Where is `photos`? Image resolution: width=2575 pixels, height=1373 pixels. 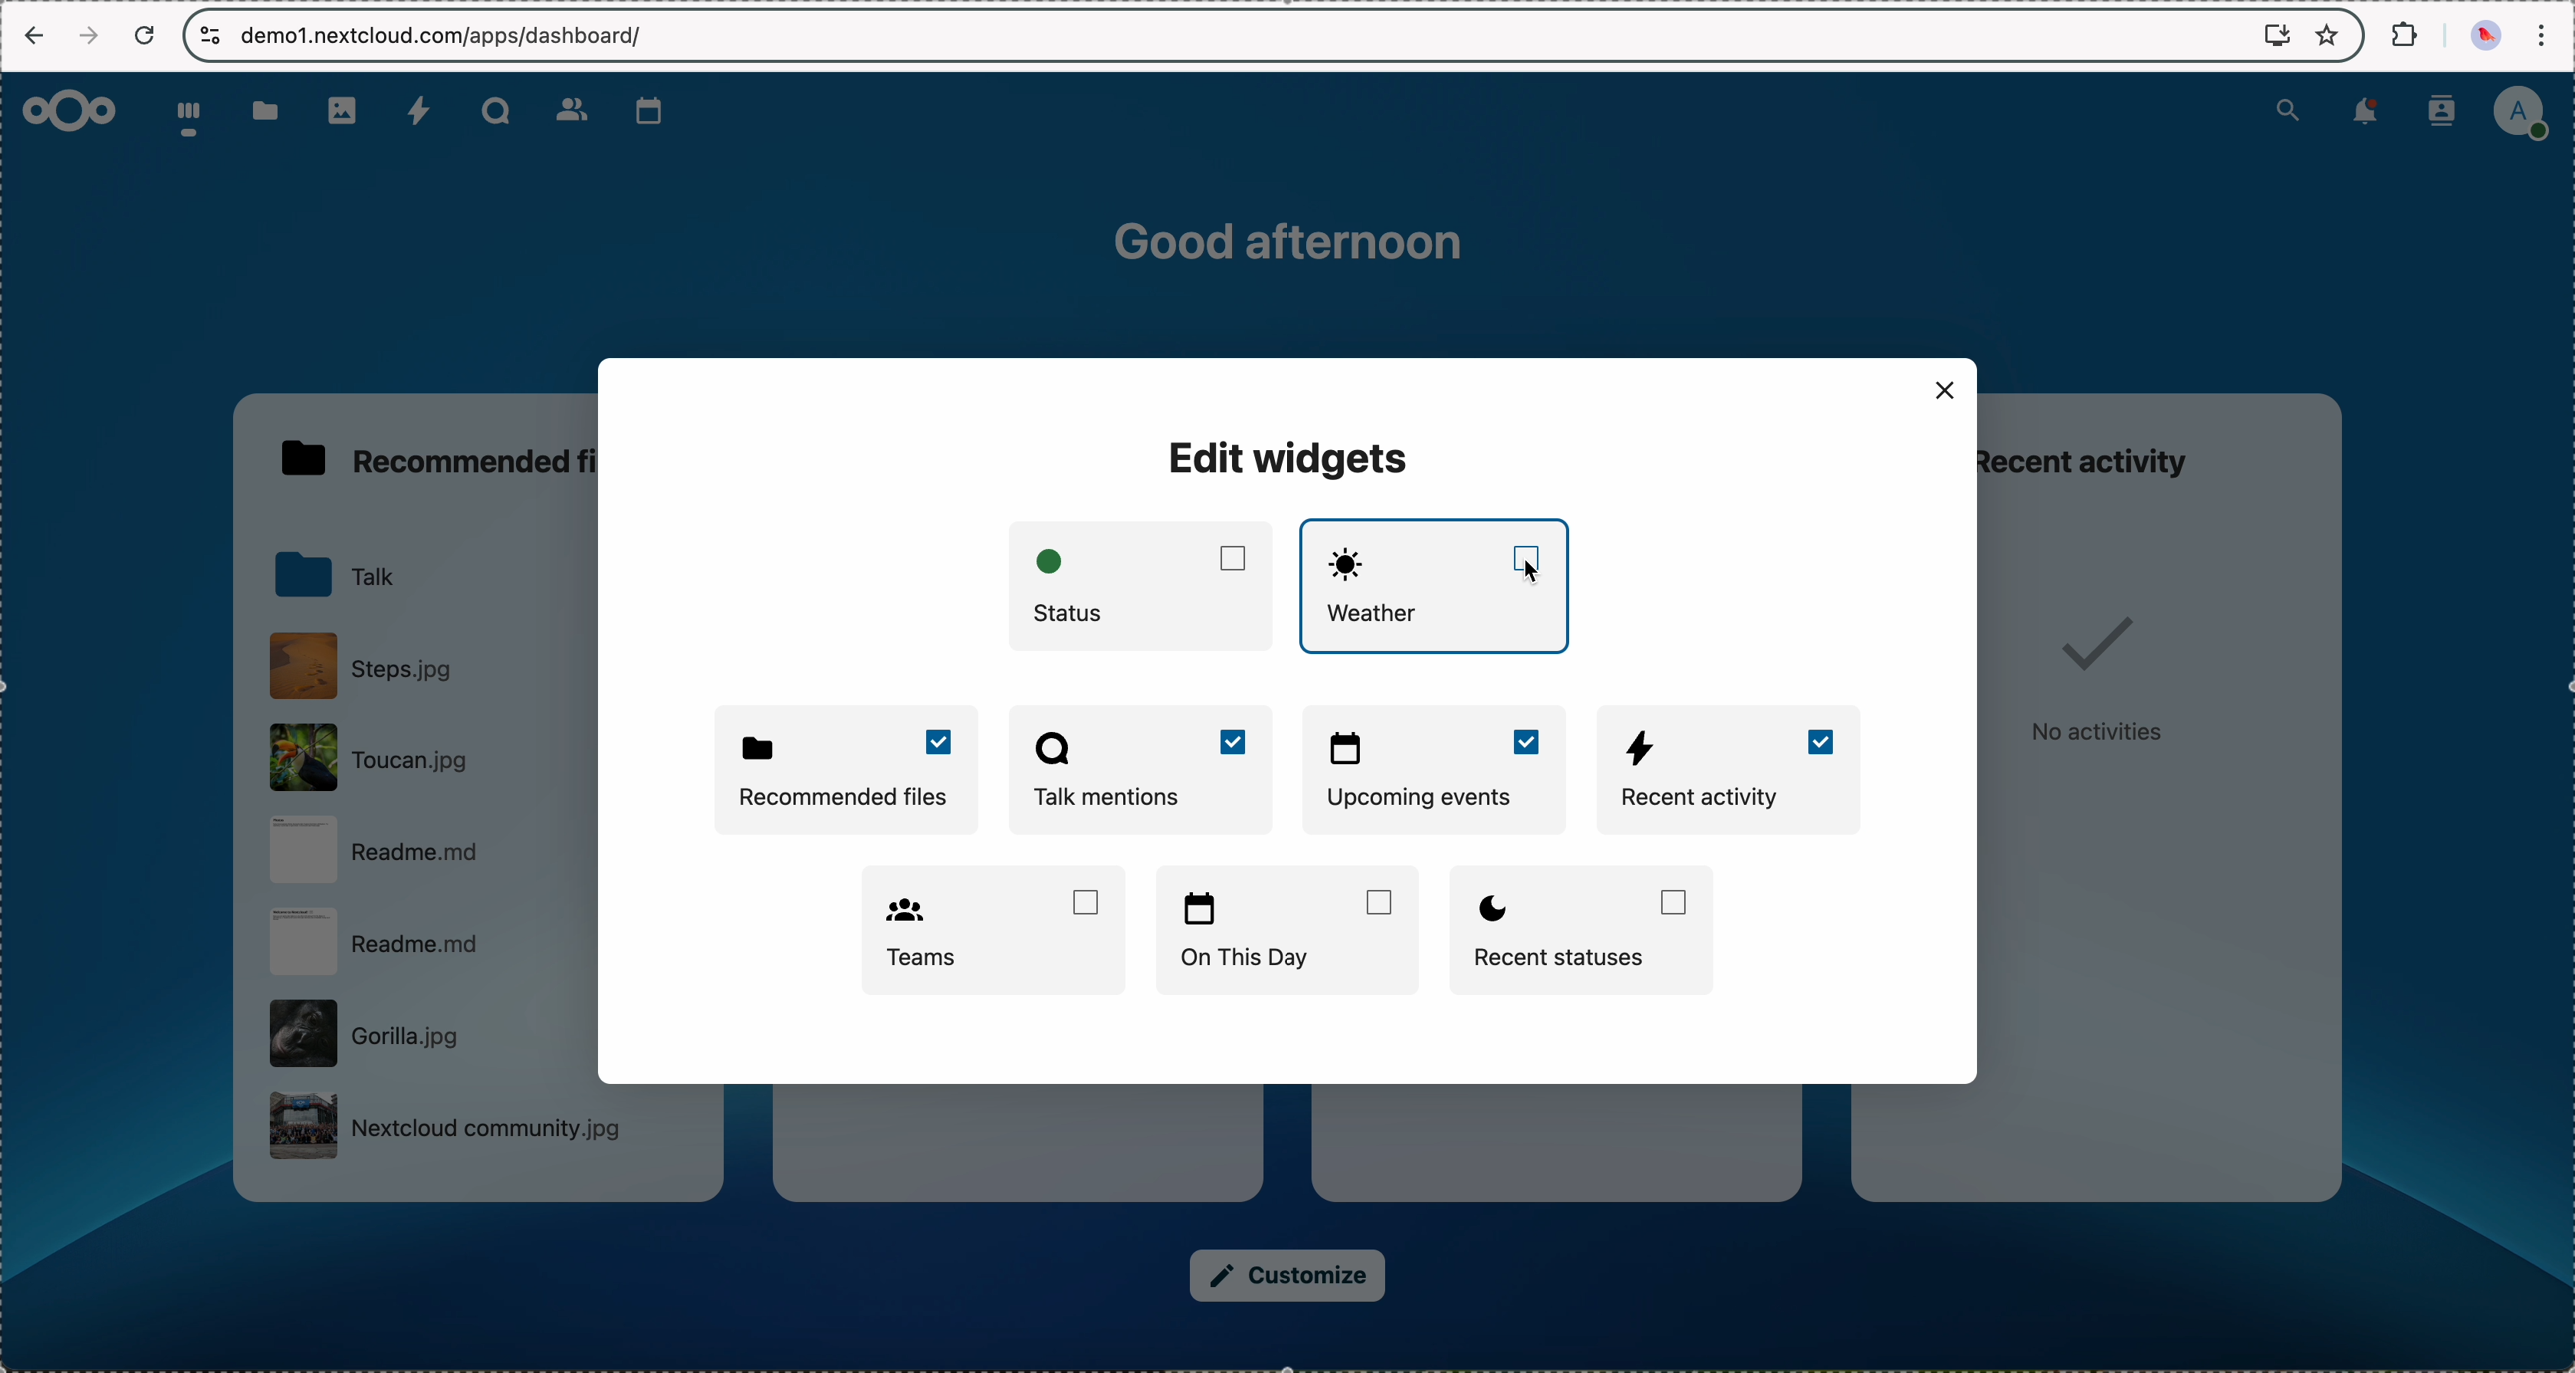
photos is located at coordinates (344, 111).